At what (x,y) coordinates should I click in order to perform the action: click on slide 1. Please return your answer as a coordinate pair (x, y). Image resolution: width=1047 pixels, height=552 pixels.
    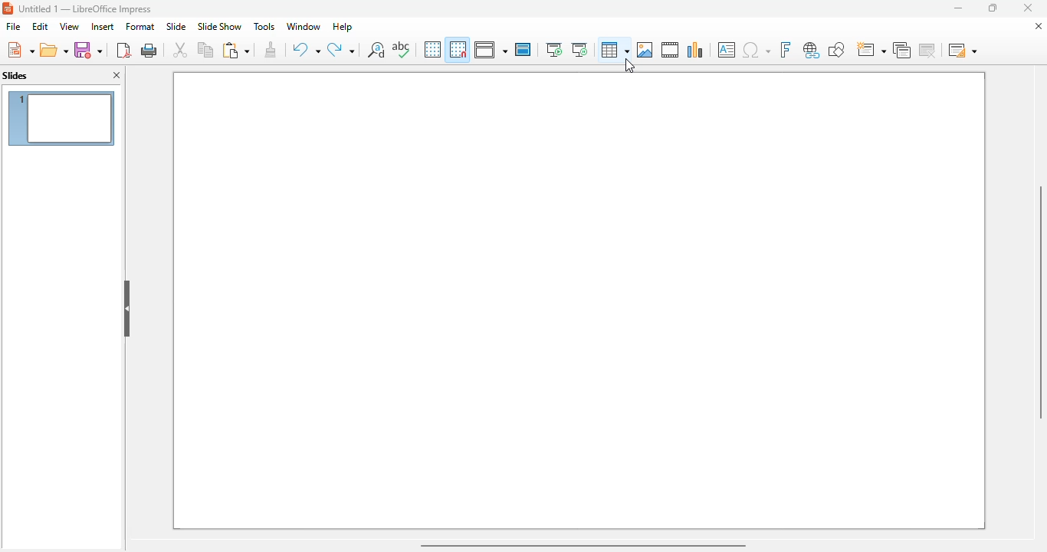
    Looking at the image, I should click on (579, 301).